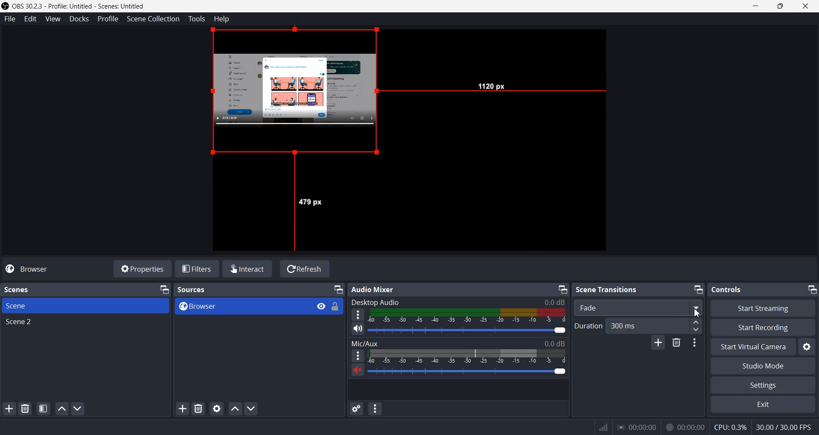 The image size is (819, 435). I want to click on Add scene, so click(9, 409).